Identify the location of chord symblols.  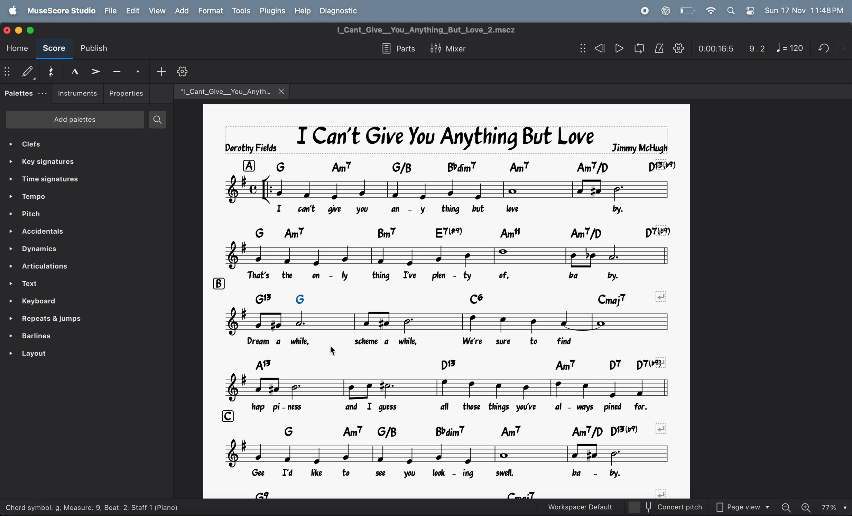
(439, 299).